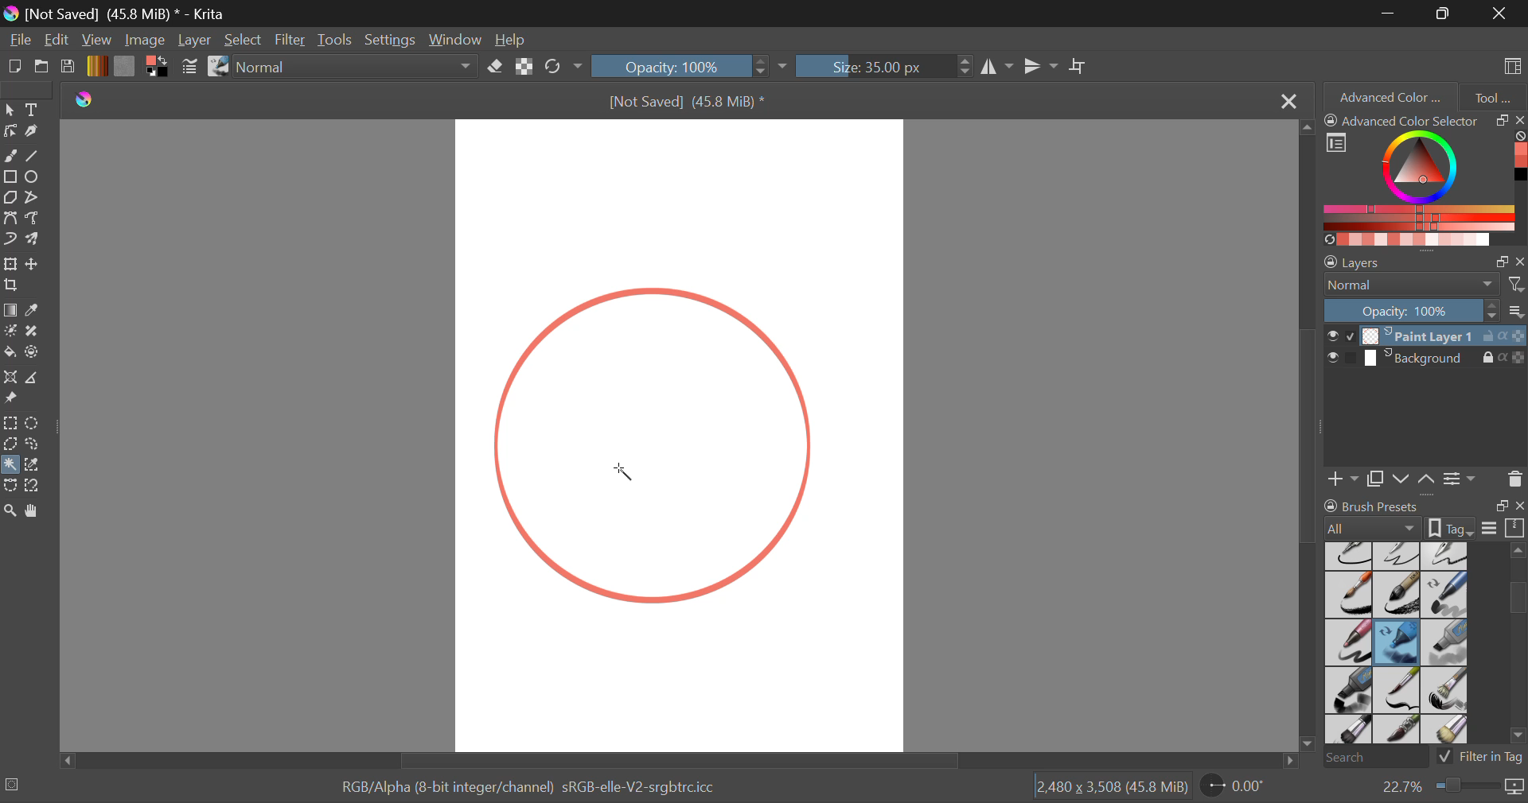  Describe the element at coordinates (1348, 691) in the screenshot. I see `Marker Plain` at that location.